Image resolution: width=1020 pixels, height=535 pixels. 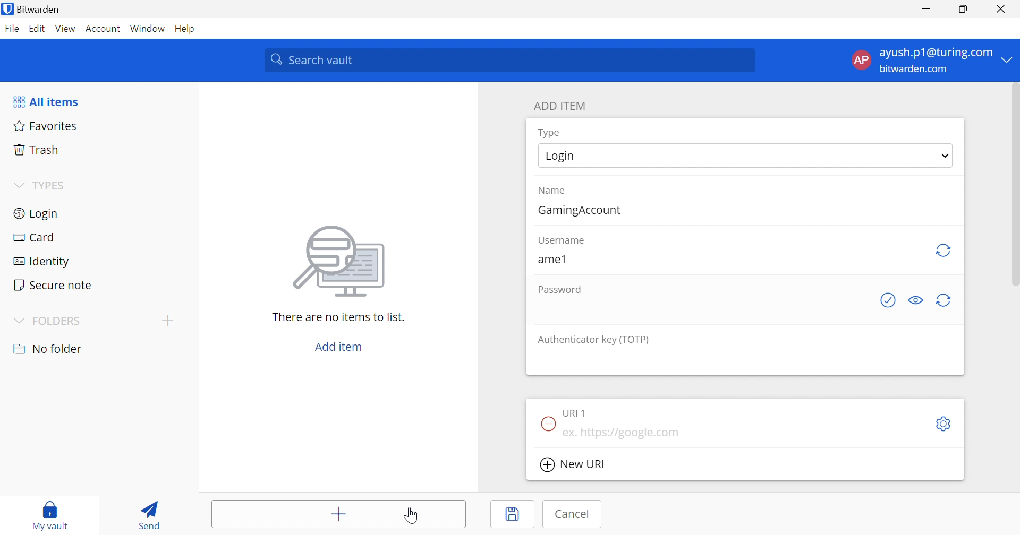 What do you see at coordinates (945, 250) in the screenshot?
I see `Regenerate Username` at bounding box center [945, 250].